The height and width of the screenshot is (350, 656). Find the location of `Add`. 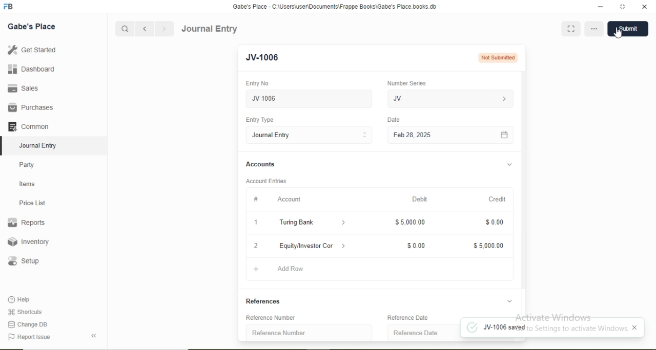

Add is located at coordinates (256, 269).